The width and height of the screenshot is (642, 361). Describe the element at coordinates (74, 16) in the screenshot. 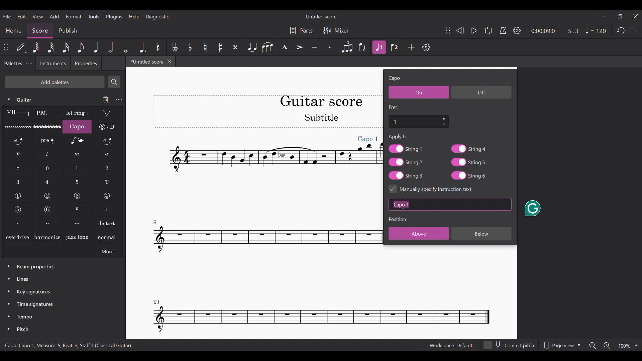

I see `Format menu` at that location.